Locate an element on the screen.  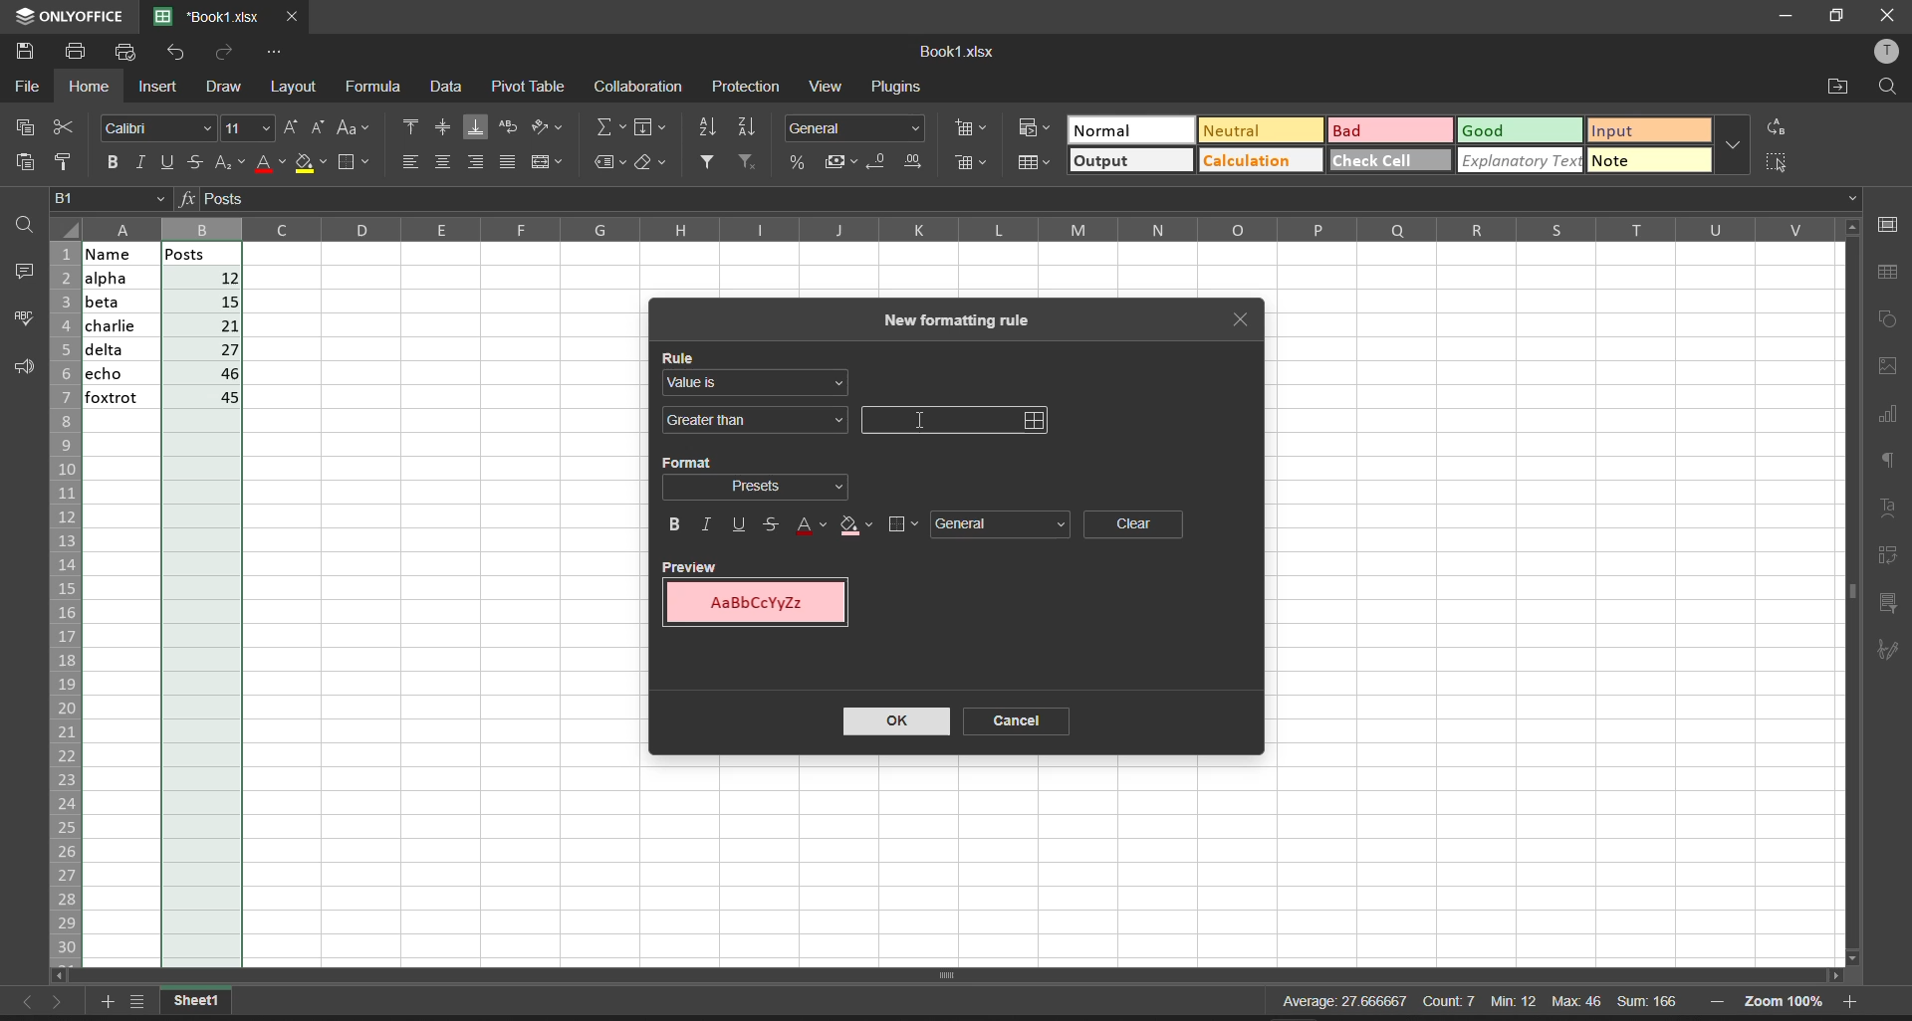
cursor is located at coordinates (918, 420).